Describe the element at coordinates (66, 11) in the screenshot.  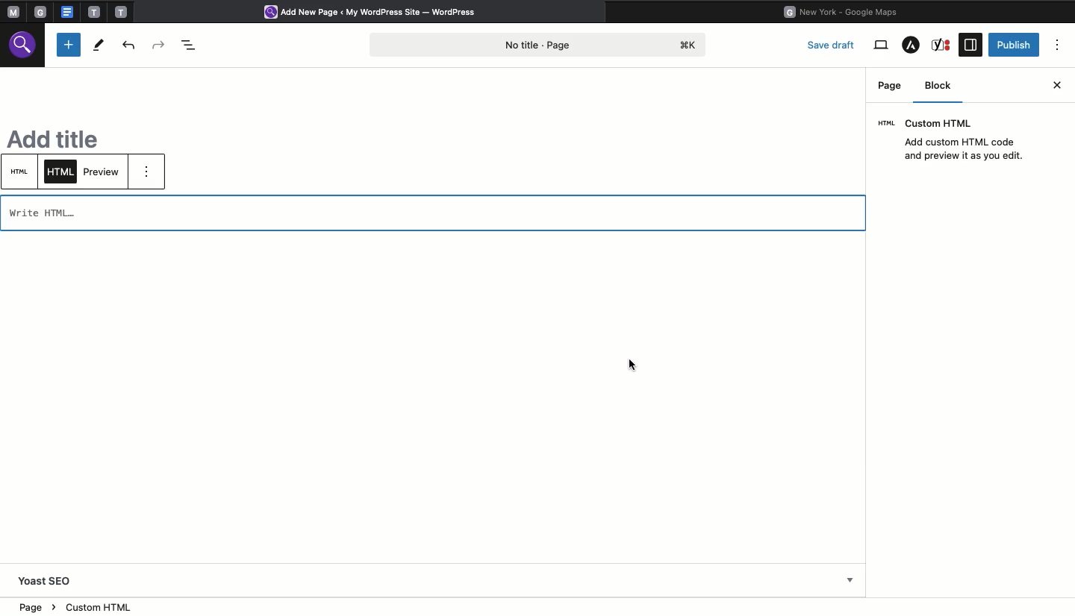
I see `google doc` at that location.